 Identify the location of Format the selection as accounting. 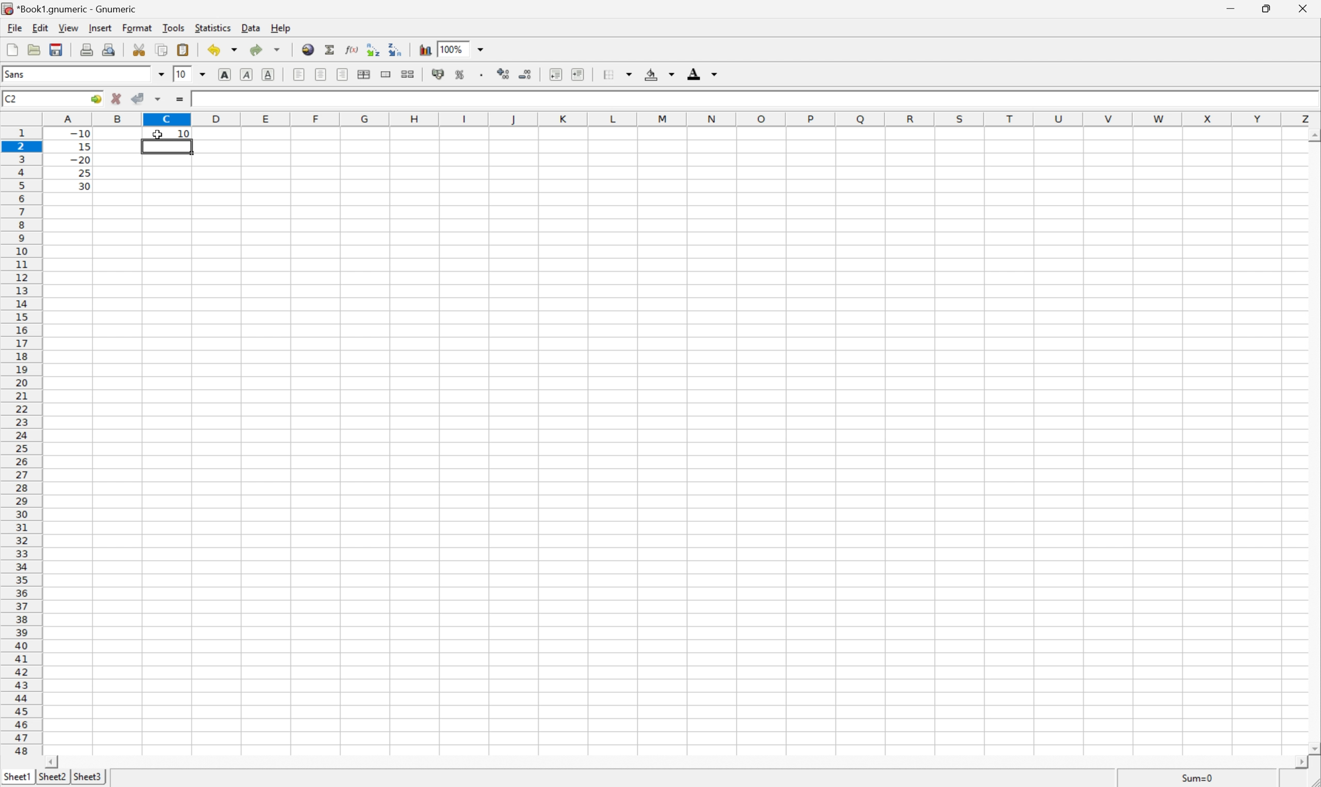
(438, 75).